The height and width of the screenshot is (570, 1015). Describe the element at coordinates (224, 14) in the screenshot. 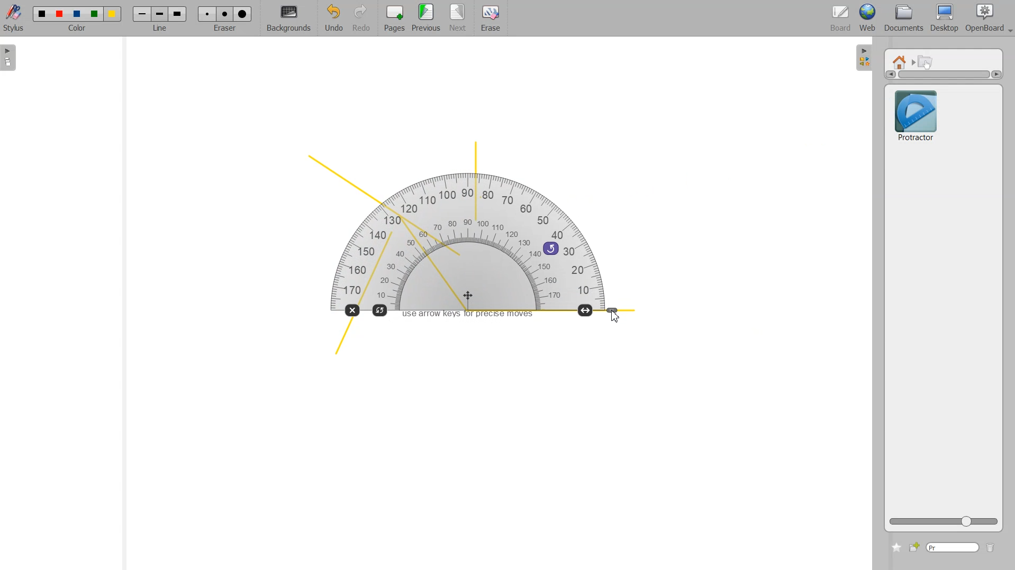

I see `Erase` at that location.